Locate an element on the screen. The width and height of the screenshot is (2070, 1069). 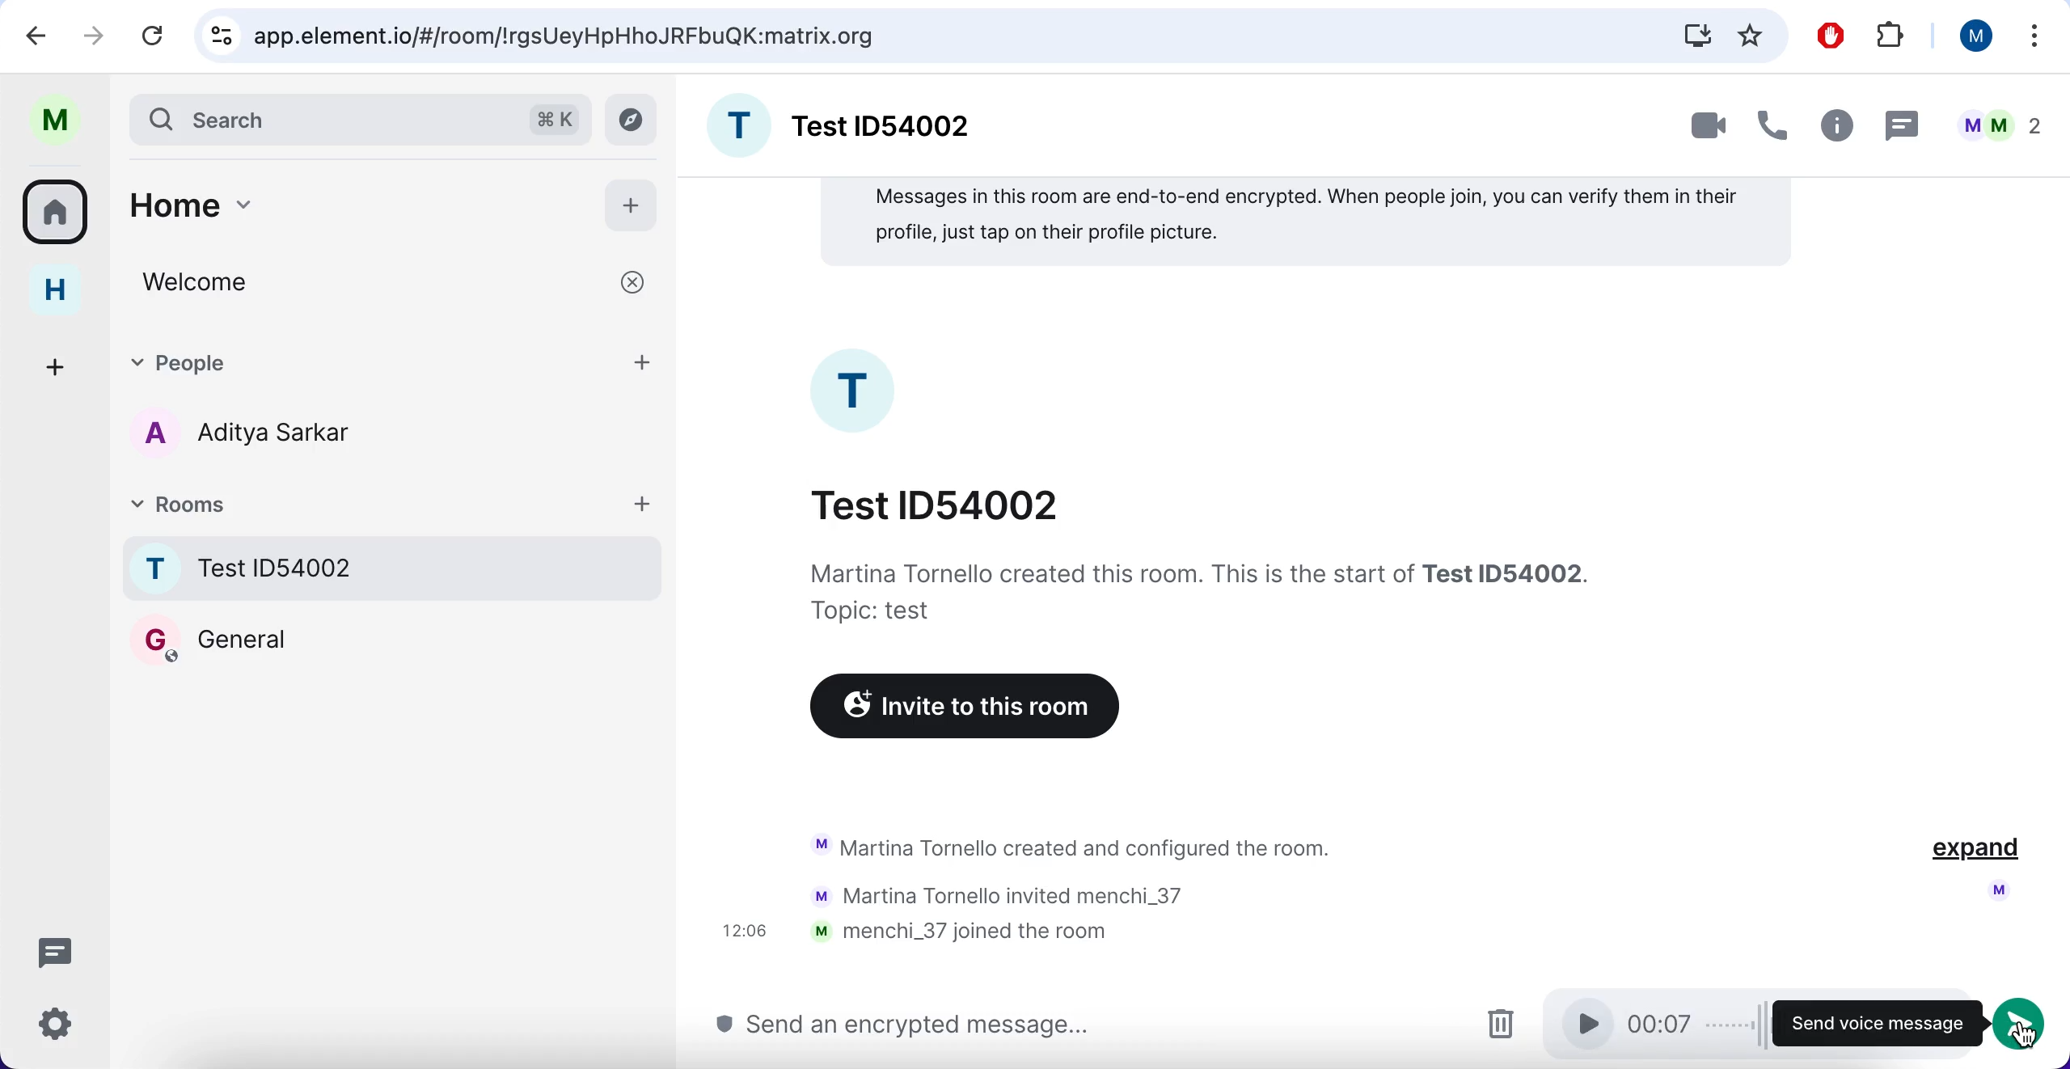
group name is located at coordinates (845, 122).